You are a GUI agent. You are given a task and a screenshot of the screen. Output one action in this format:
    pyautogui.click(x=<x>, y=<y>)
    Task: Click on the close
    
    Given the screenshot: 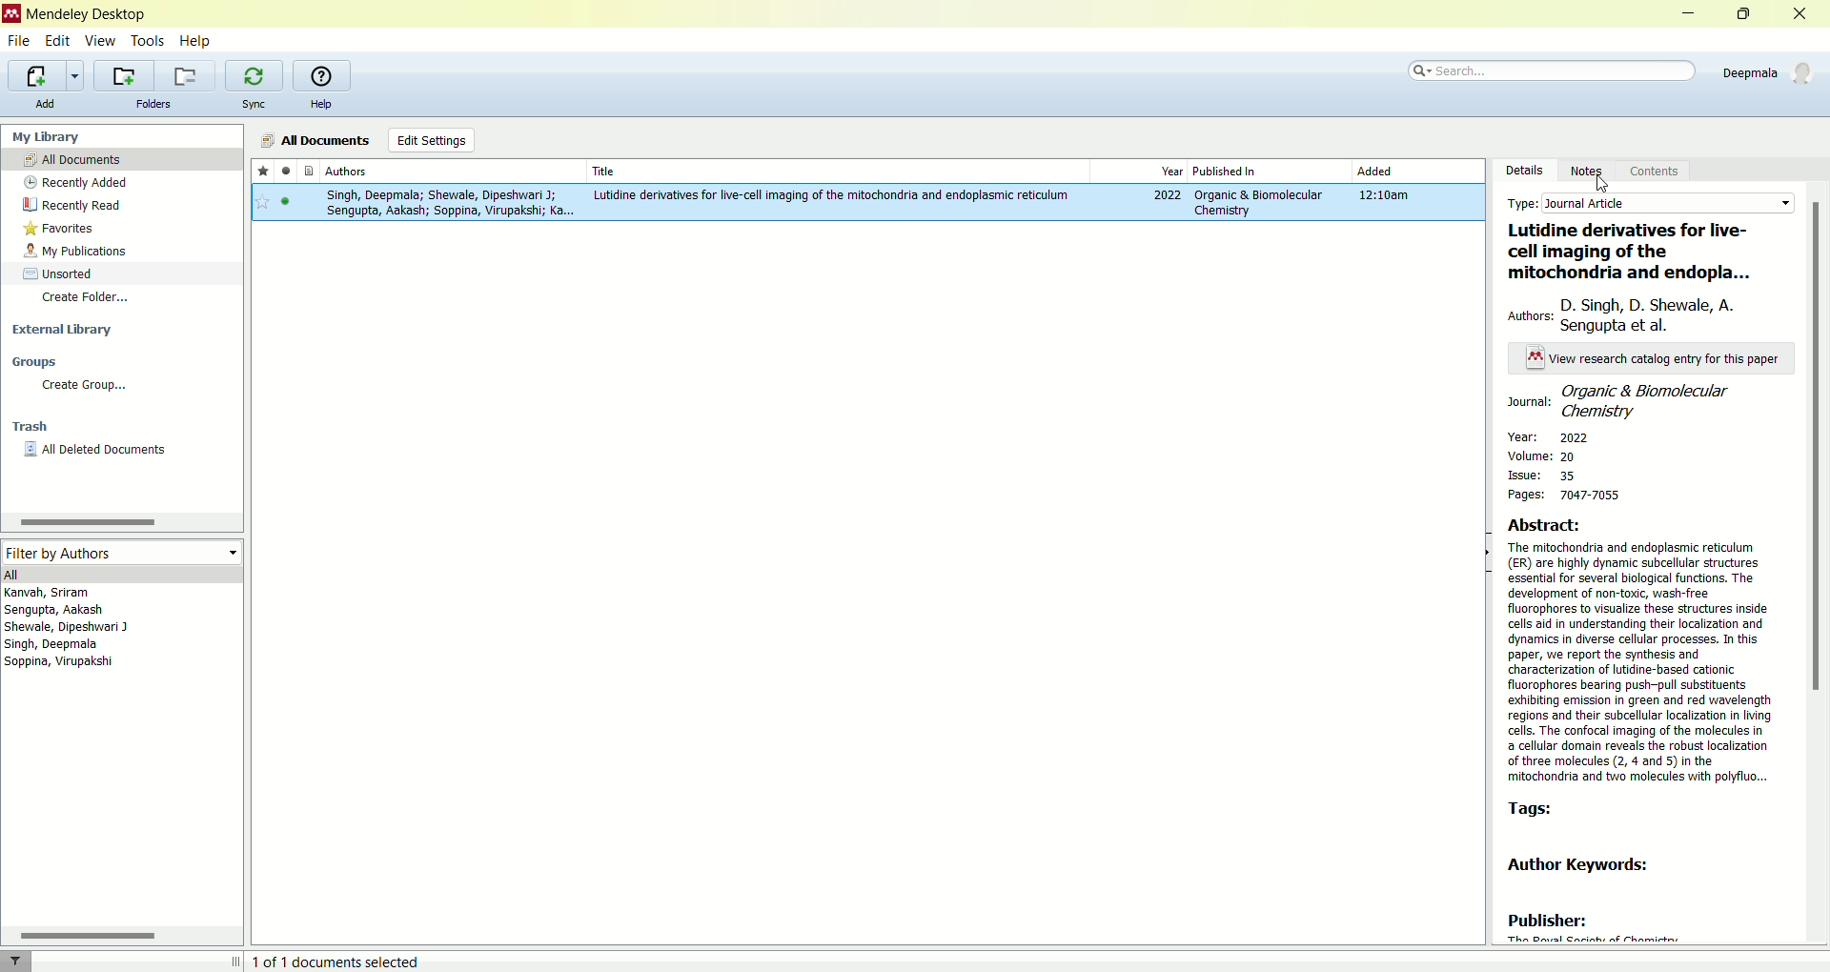 What is the action you would take?
    pyautogui.click(x=1800, y=14)
    